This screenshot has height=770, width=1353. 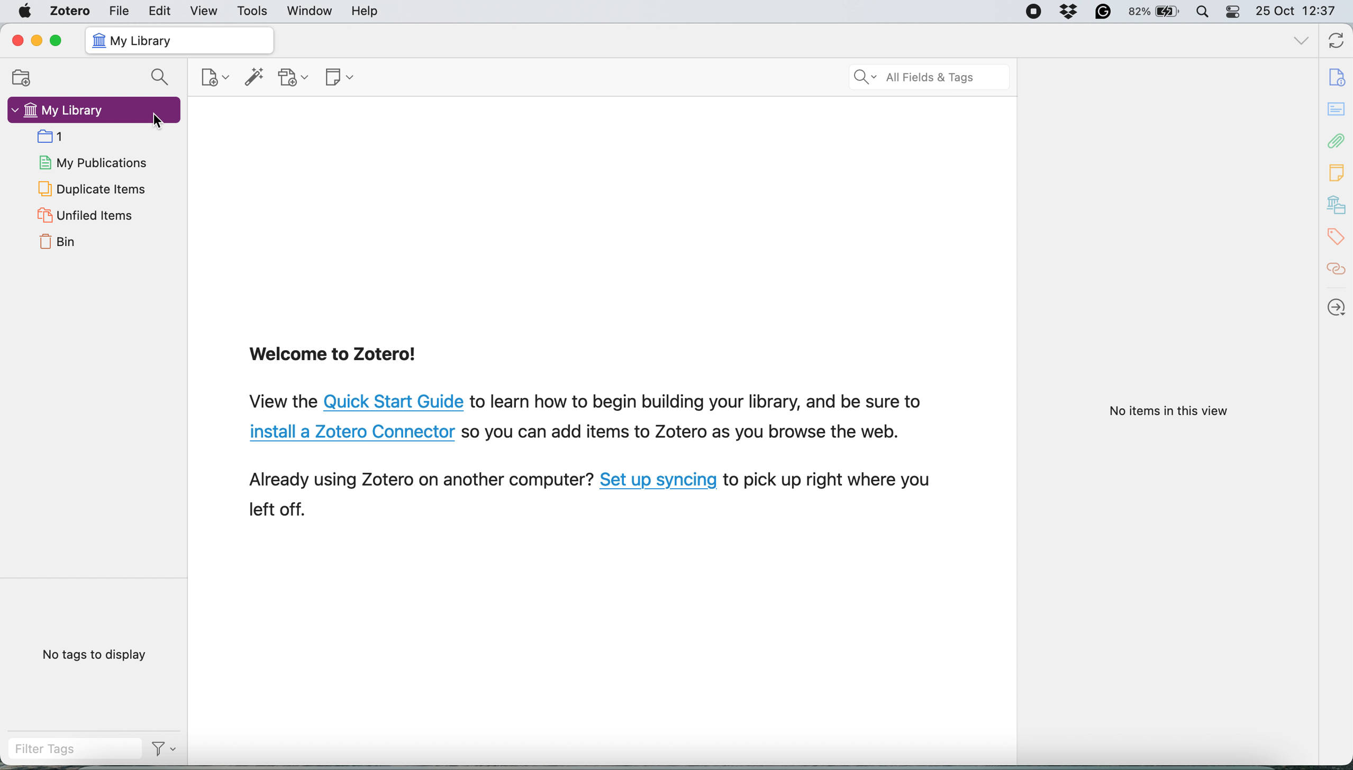 I want to click on control center, so click(x=1234, y=12).